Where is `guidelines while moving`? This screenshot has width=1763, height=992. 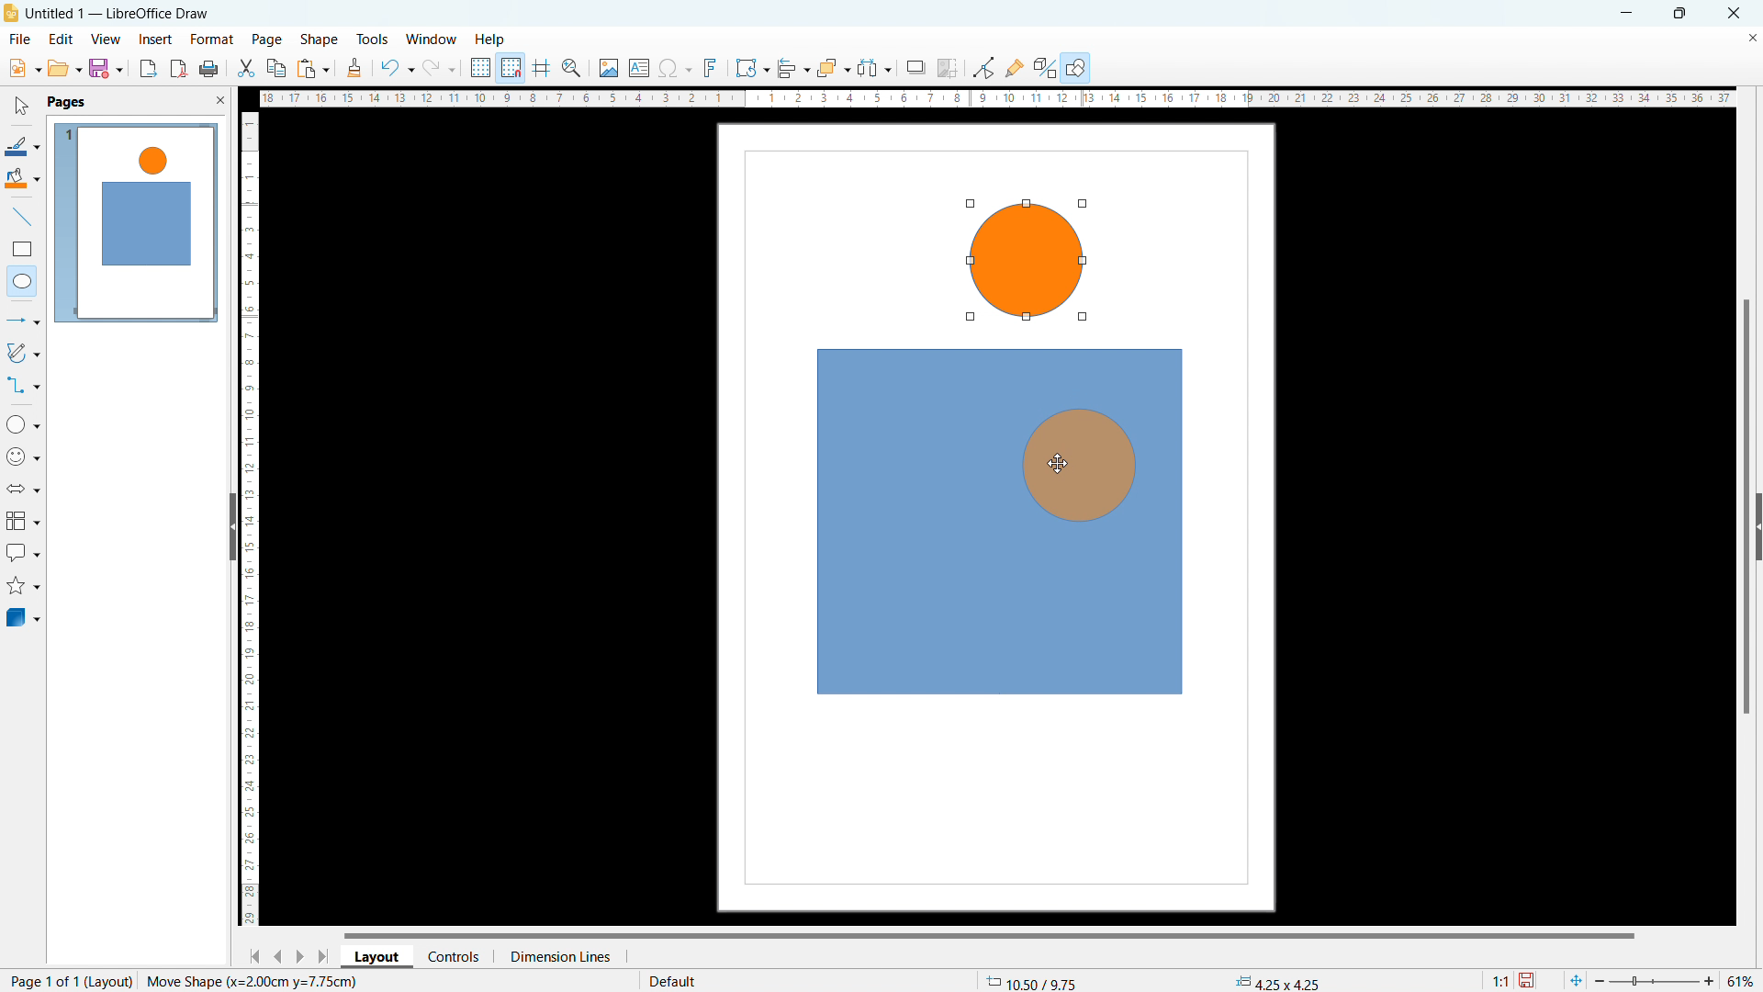
guidelines while moving is located at coordinates (542, 69).